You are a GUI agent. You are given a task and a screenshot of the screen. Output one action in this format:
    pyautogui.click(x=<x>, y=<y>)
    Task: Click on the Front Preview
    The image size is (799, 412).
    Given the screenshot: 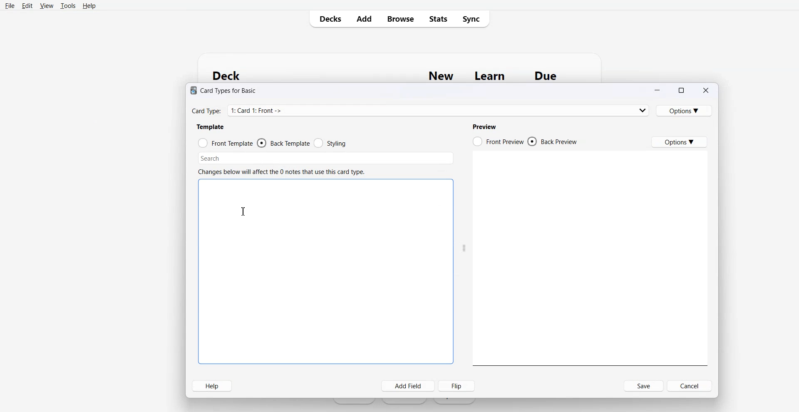 What is the action you would take?
    pyautogui.click(x=499, y=140)
    